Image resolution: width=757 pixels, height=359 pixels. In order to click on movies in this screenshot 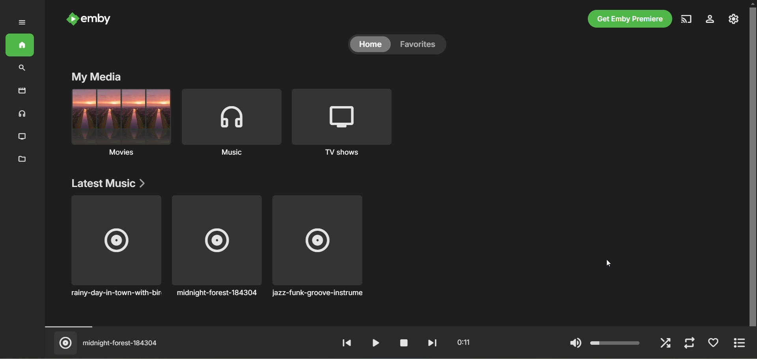, I will do `click(22, 92)`.